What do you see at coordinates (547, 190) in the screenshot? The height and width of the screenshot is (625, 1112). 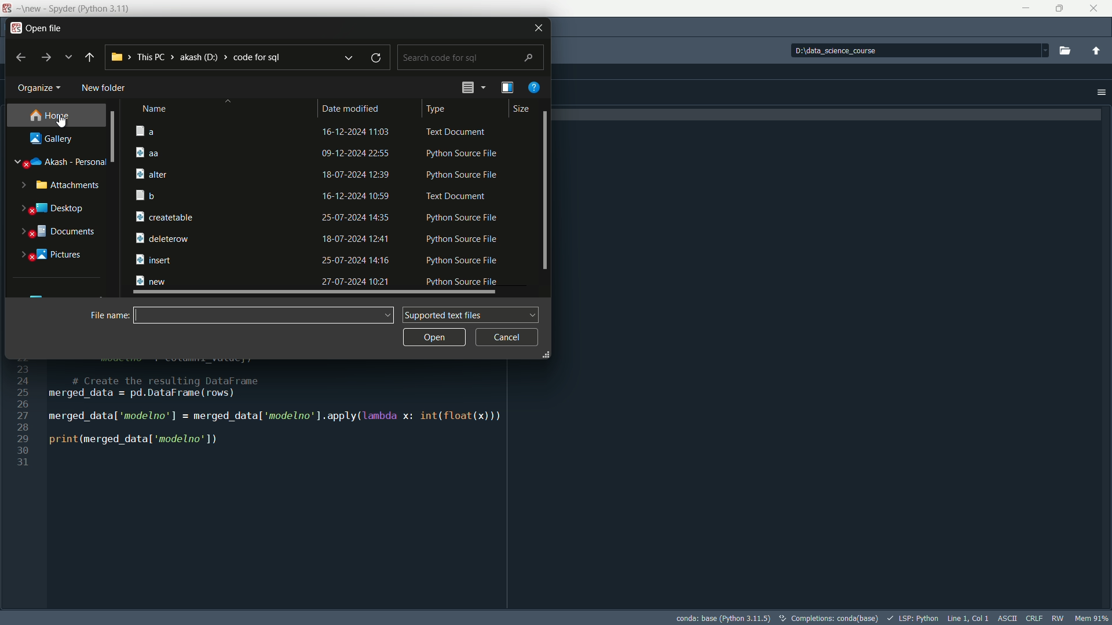 I see `scroll bar` at bounding box center [547, 190].